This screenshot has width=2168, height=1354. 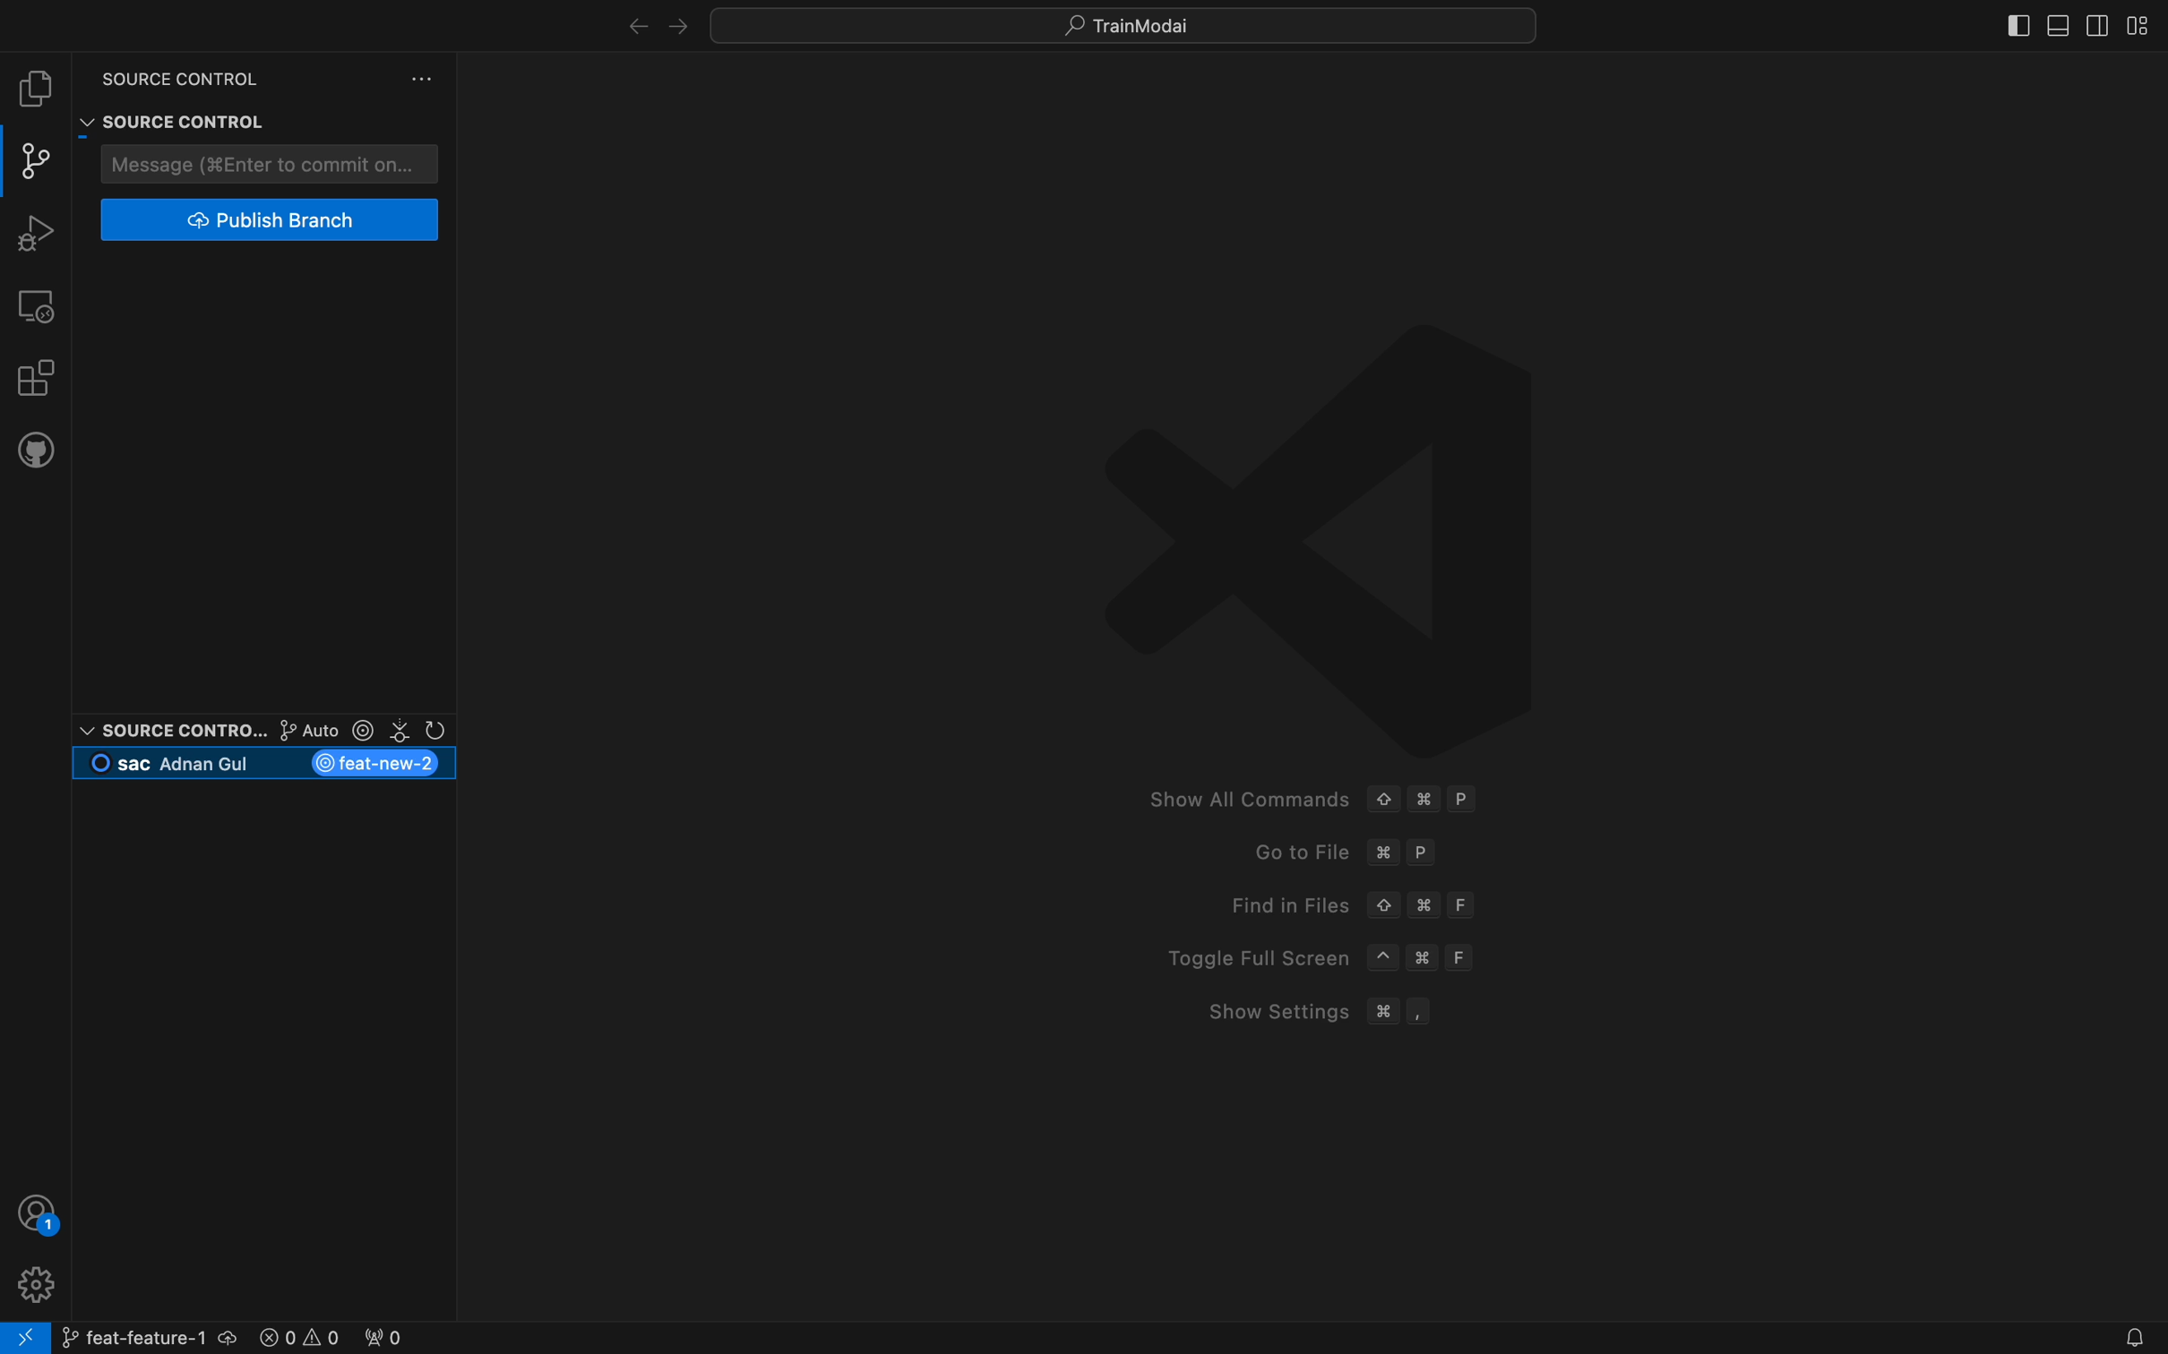 What do you see at coordinates (1246, 958) in the screenshot?
I see `Toggle Full Screen` at bounding box center [1246, 958].